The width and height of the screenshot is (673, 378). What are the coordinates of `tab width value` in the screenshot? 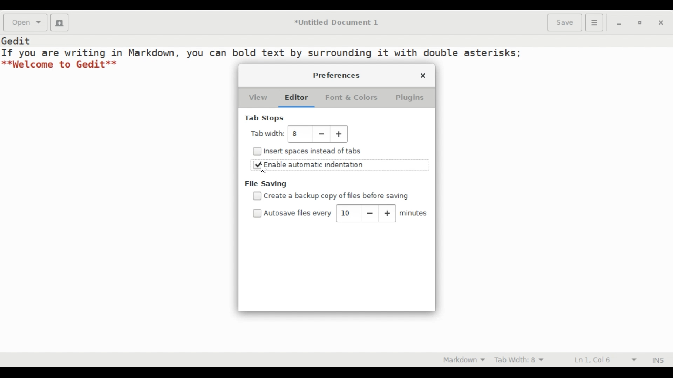 It's located at (300, 134).